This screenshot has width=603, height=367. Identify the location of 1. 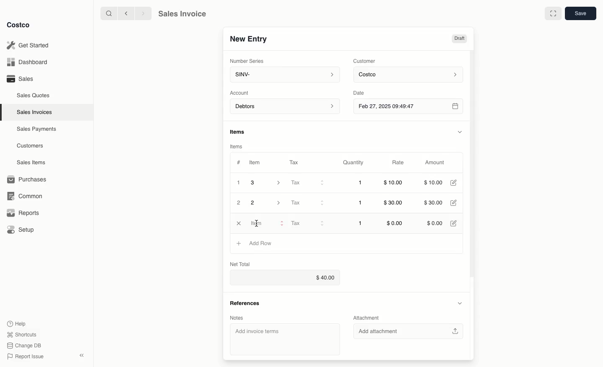
(361, 203).